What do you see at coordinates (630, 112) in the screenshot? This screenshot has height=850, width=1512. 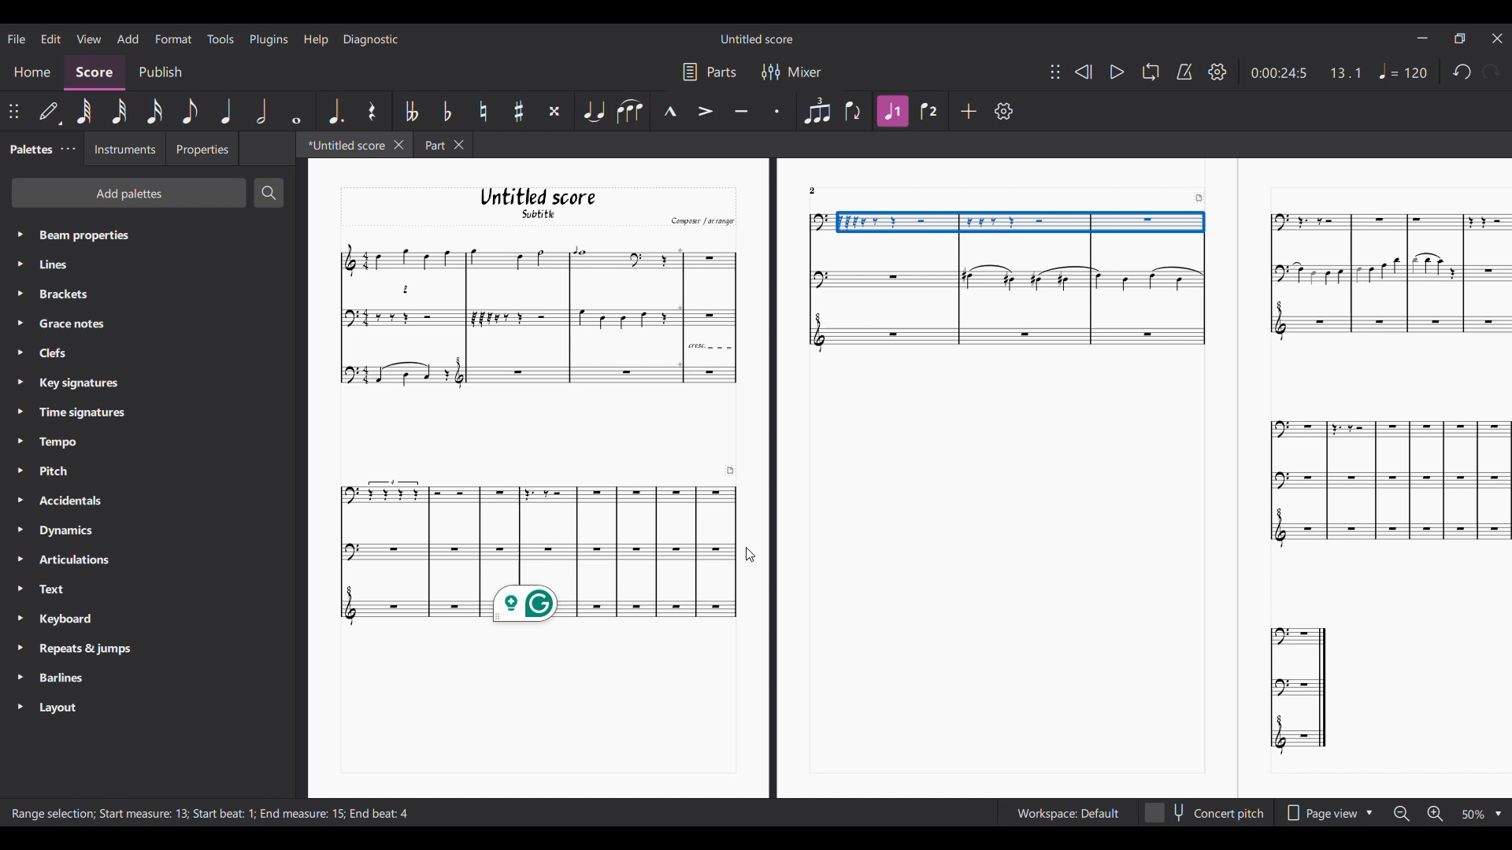 I see `Slur` at bounding box center [630, 112].